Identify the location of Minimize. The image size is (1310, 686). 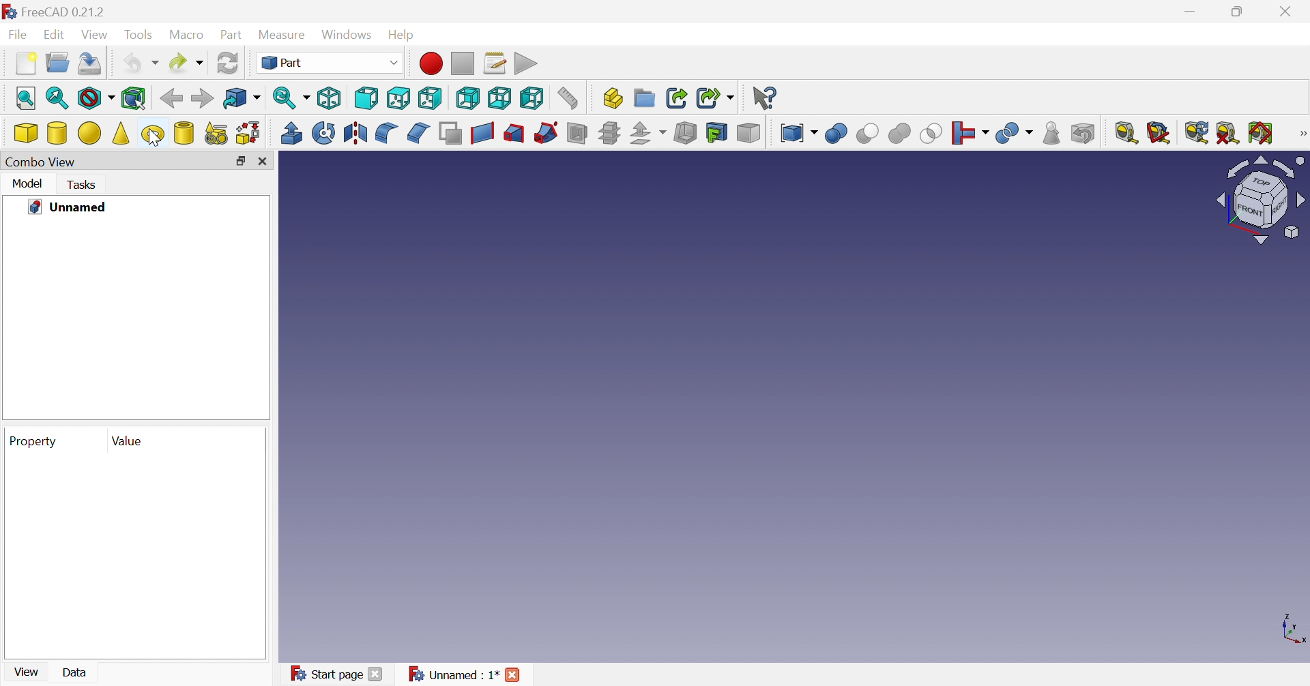
(1195, 11).